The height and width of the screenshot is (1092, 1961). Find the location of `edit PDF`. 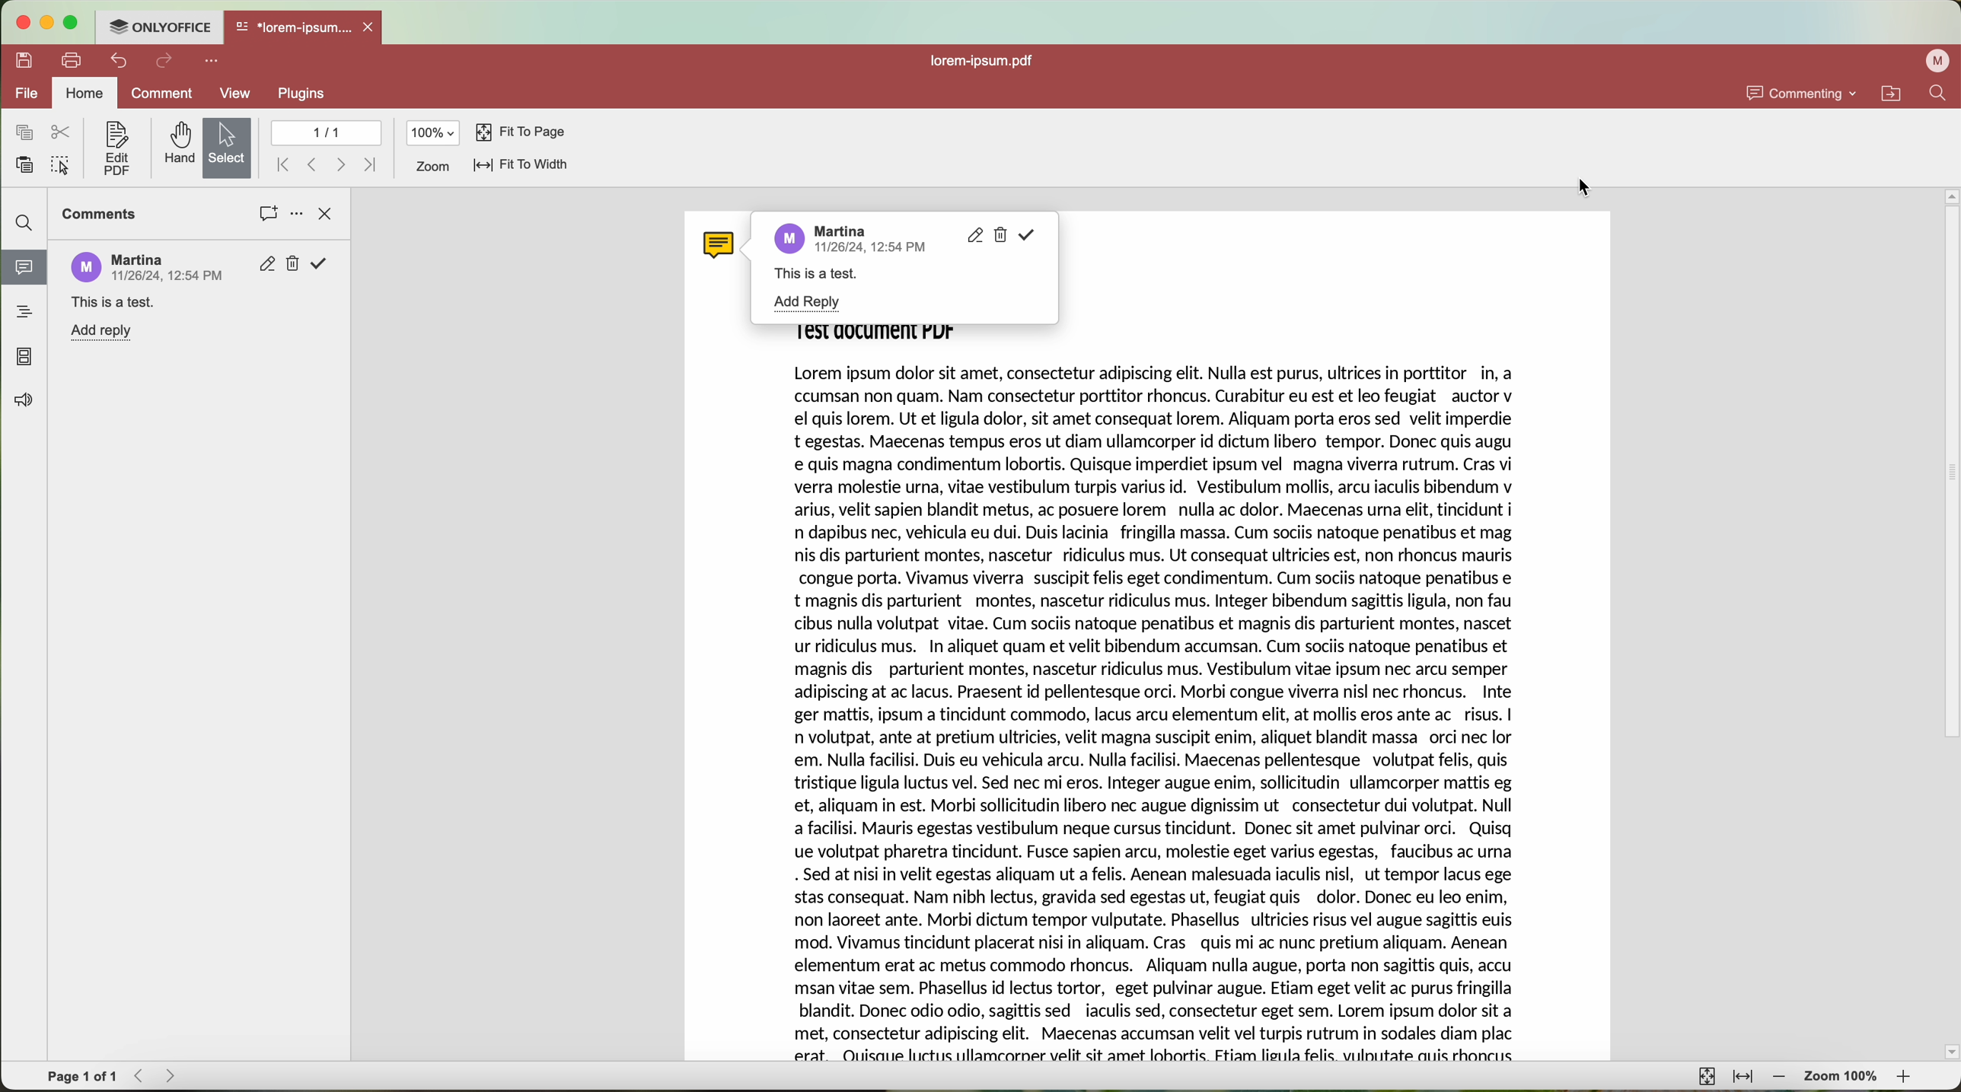

edit PDF is located at coordinates (114, 149).